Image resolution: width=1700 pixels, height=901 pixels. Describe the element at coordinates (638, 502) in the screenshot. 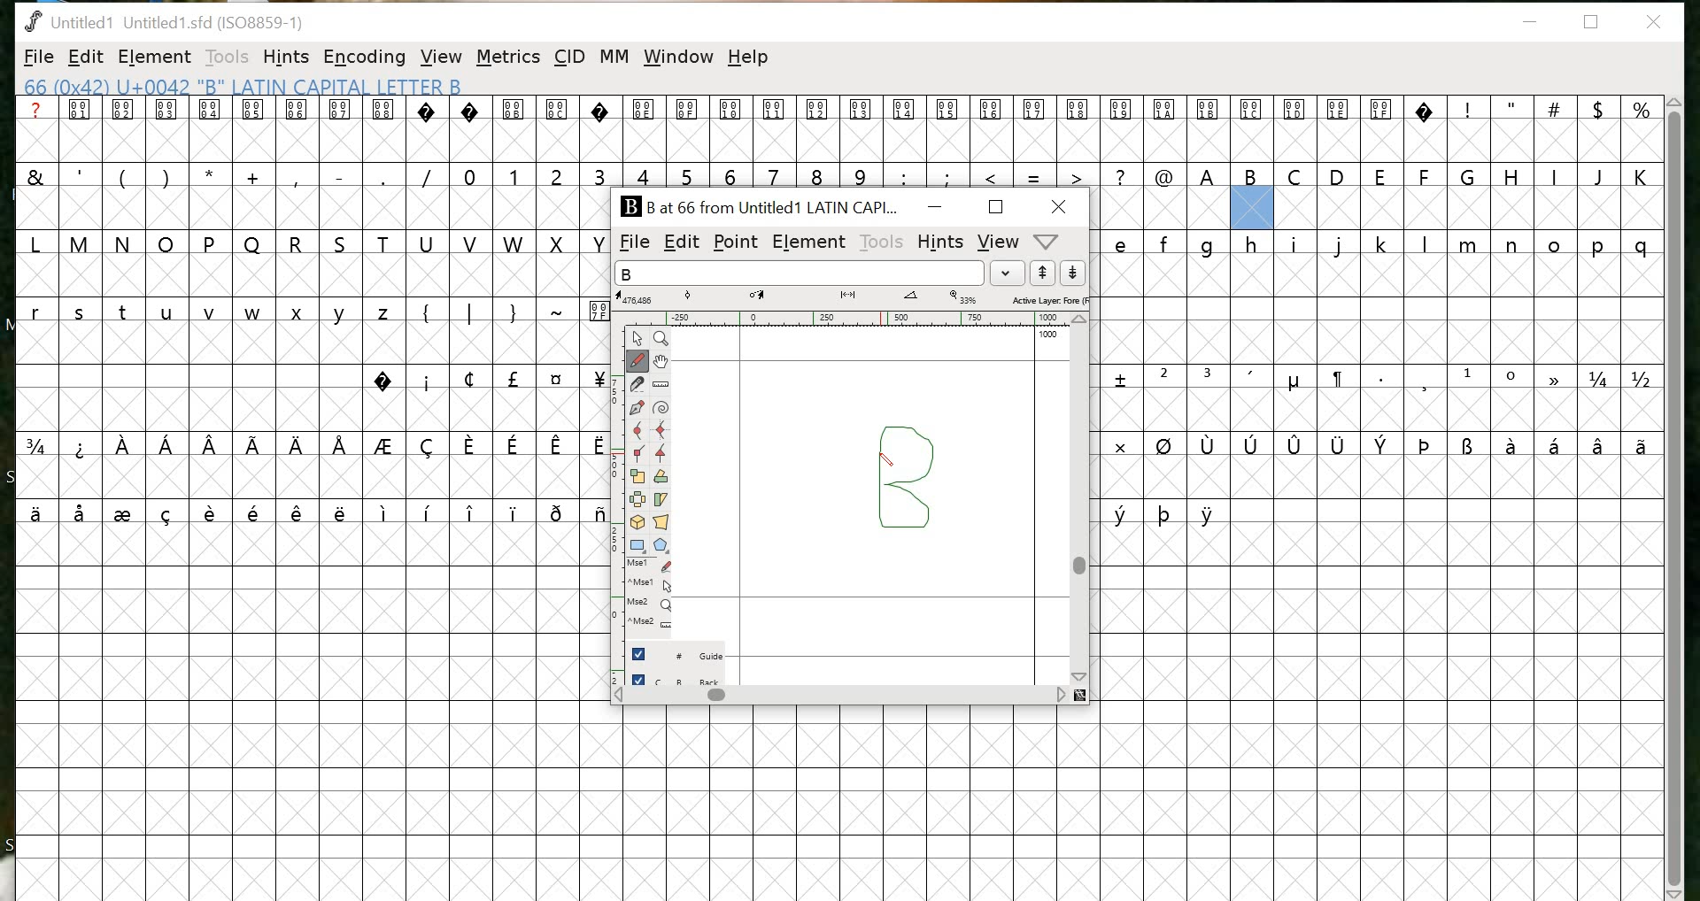

I see `Flip` at that location.